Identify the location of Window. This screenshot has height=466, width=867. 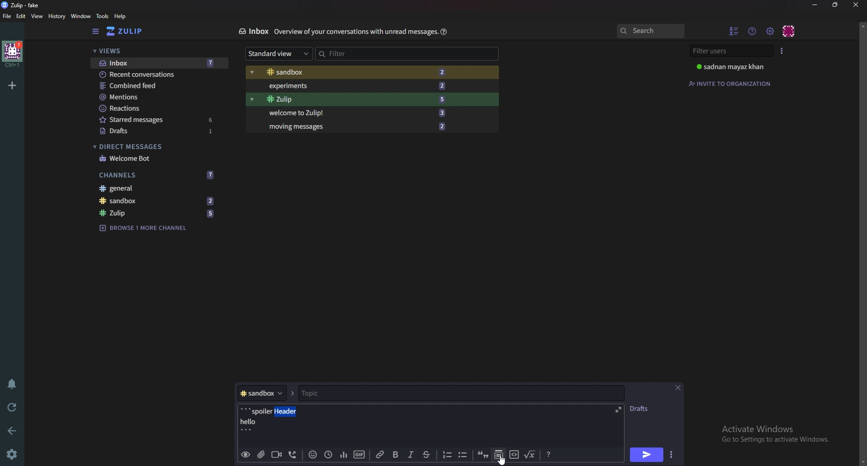
(81, 16).